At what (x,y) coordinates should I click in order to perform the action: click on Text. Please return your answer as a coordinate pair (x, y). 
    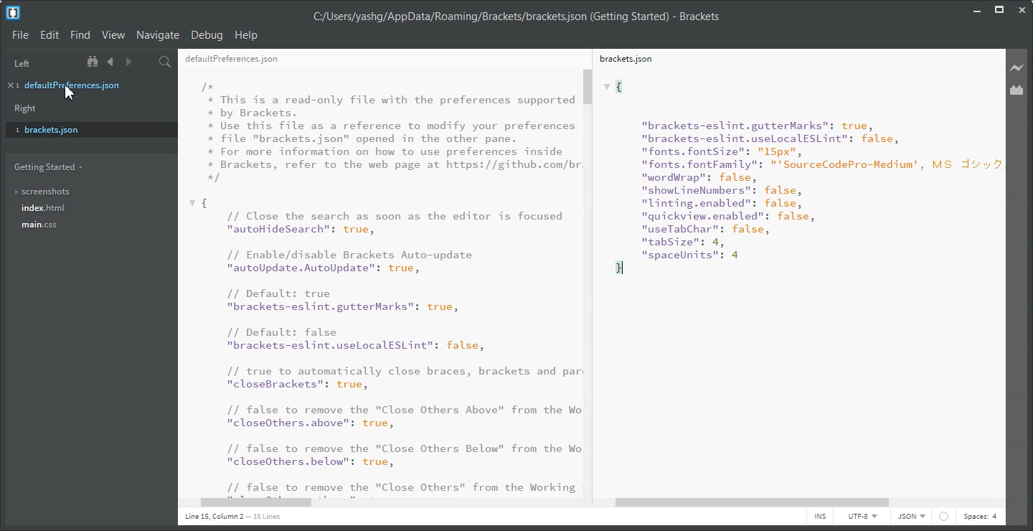
    Looking at the image, I should click on (377, 282).